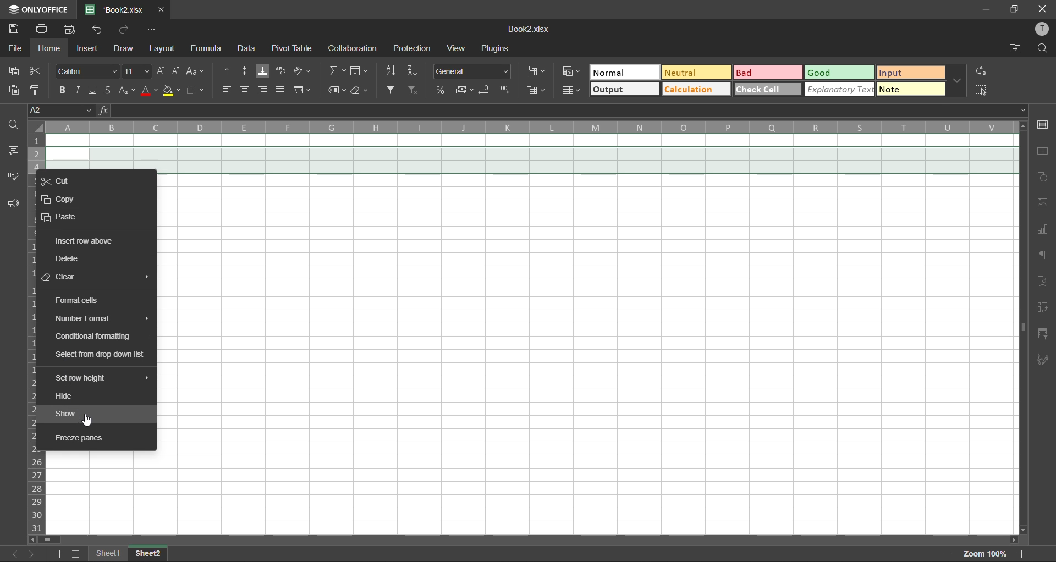  What do you see at coordinates (122, 47) in the screenshot?
I see `draw` at bounding box center [122, 47].